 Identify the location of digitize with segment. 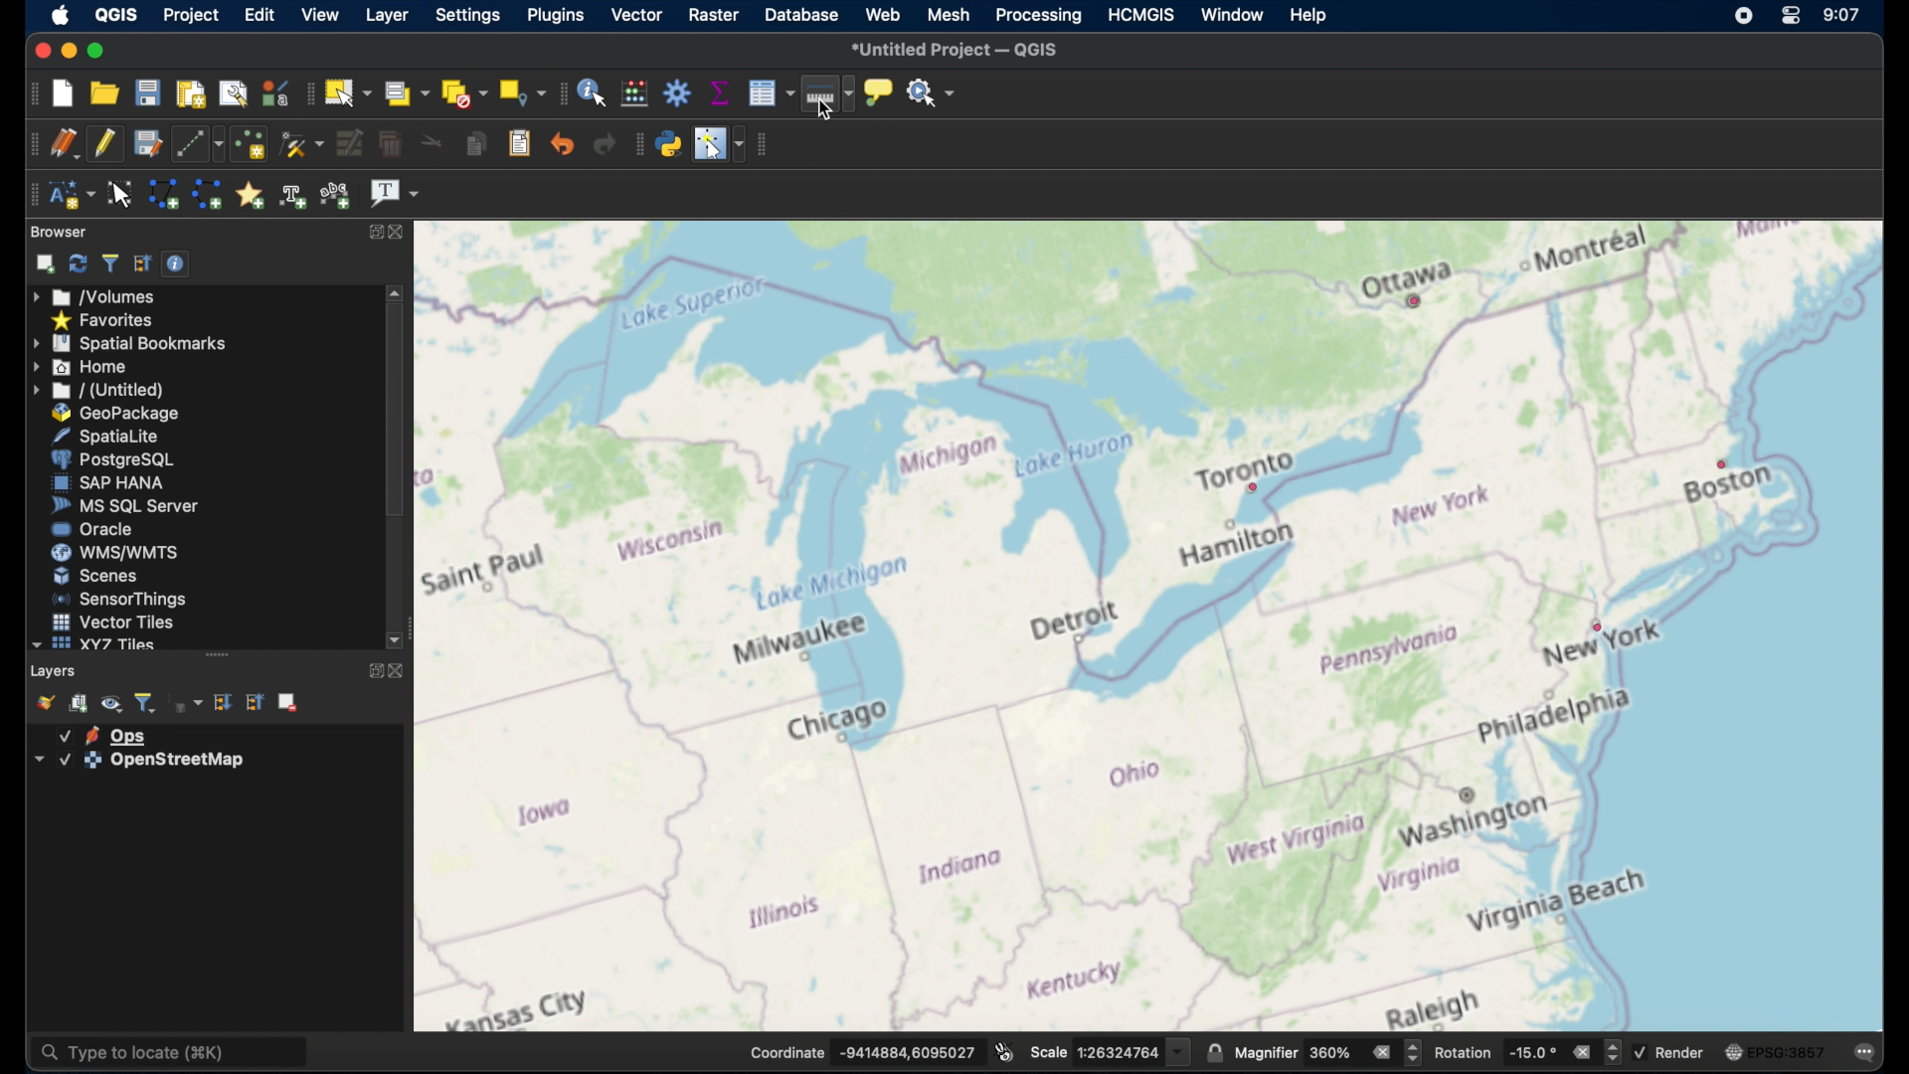
(199, 142).